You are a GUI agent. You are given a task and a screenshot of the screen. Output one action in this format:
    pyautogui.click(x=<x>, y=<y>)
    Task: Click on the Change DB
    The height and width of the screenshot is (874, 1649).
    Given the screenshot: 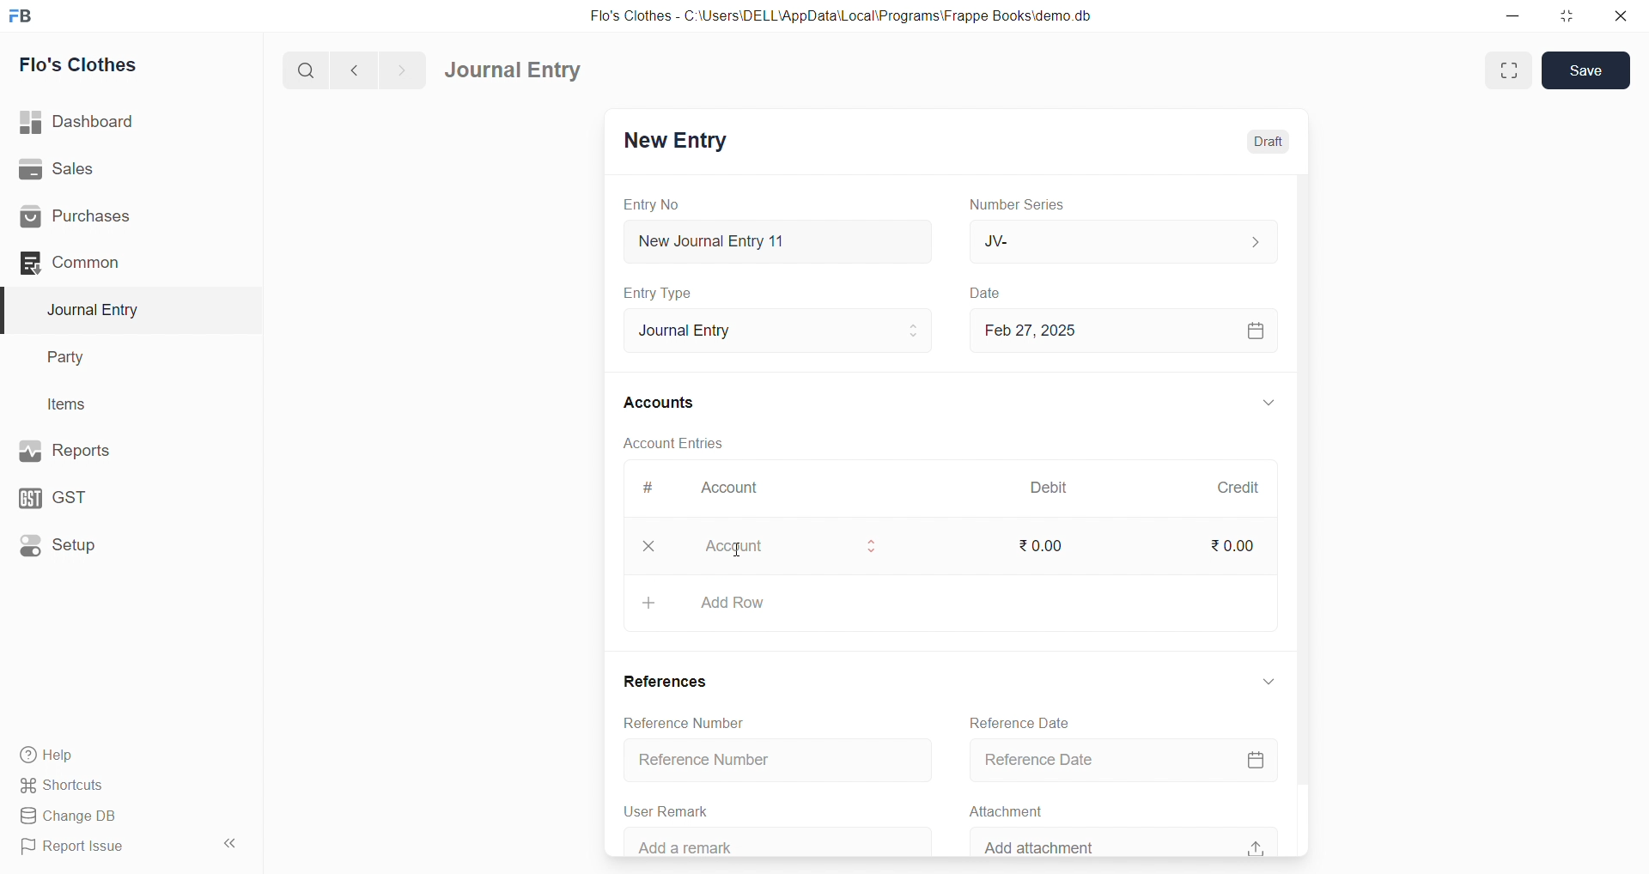 What is the action you would take?
    pyautogui.click(x=106, y=815)
    